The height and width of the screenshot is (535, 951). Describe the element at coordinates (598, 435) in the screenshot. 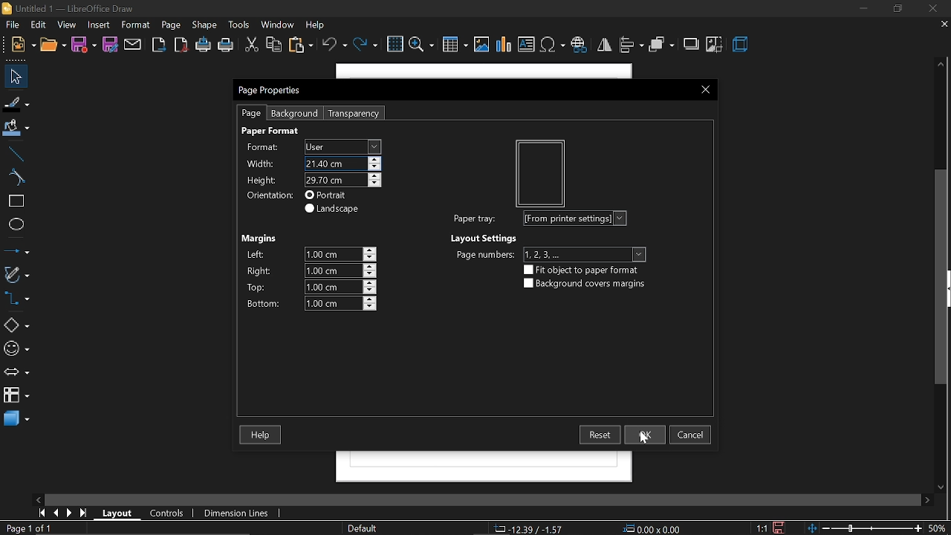

I see `reset` at that location.